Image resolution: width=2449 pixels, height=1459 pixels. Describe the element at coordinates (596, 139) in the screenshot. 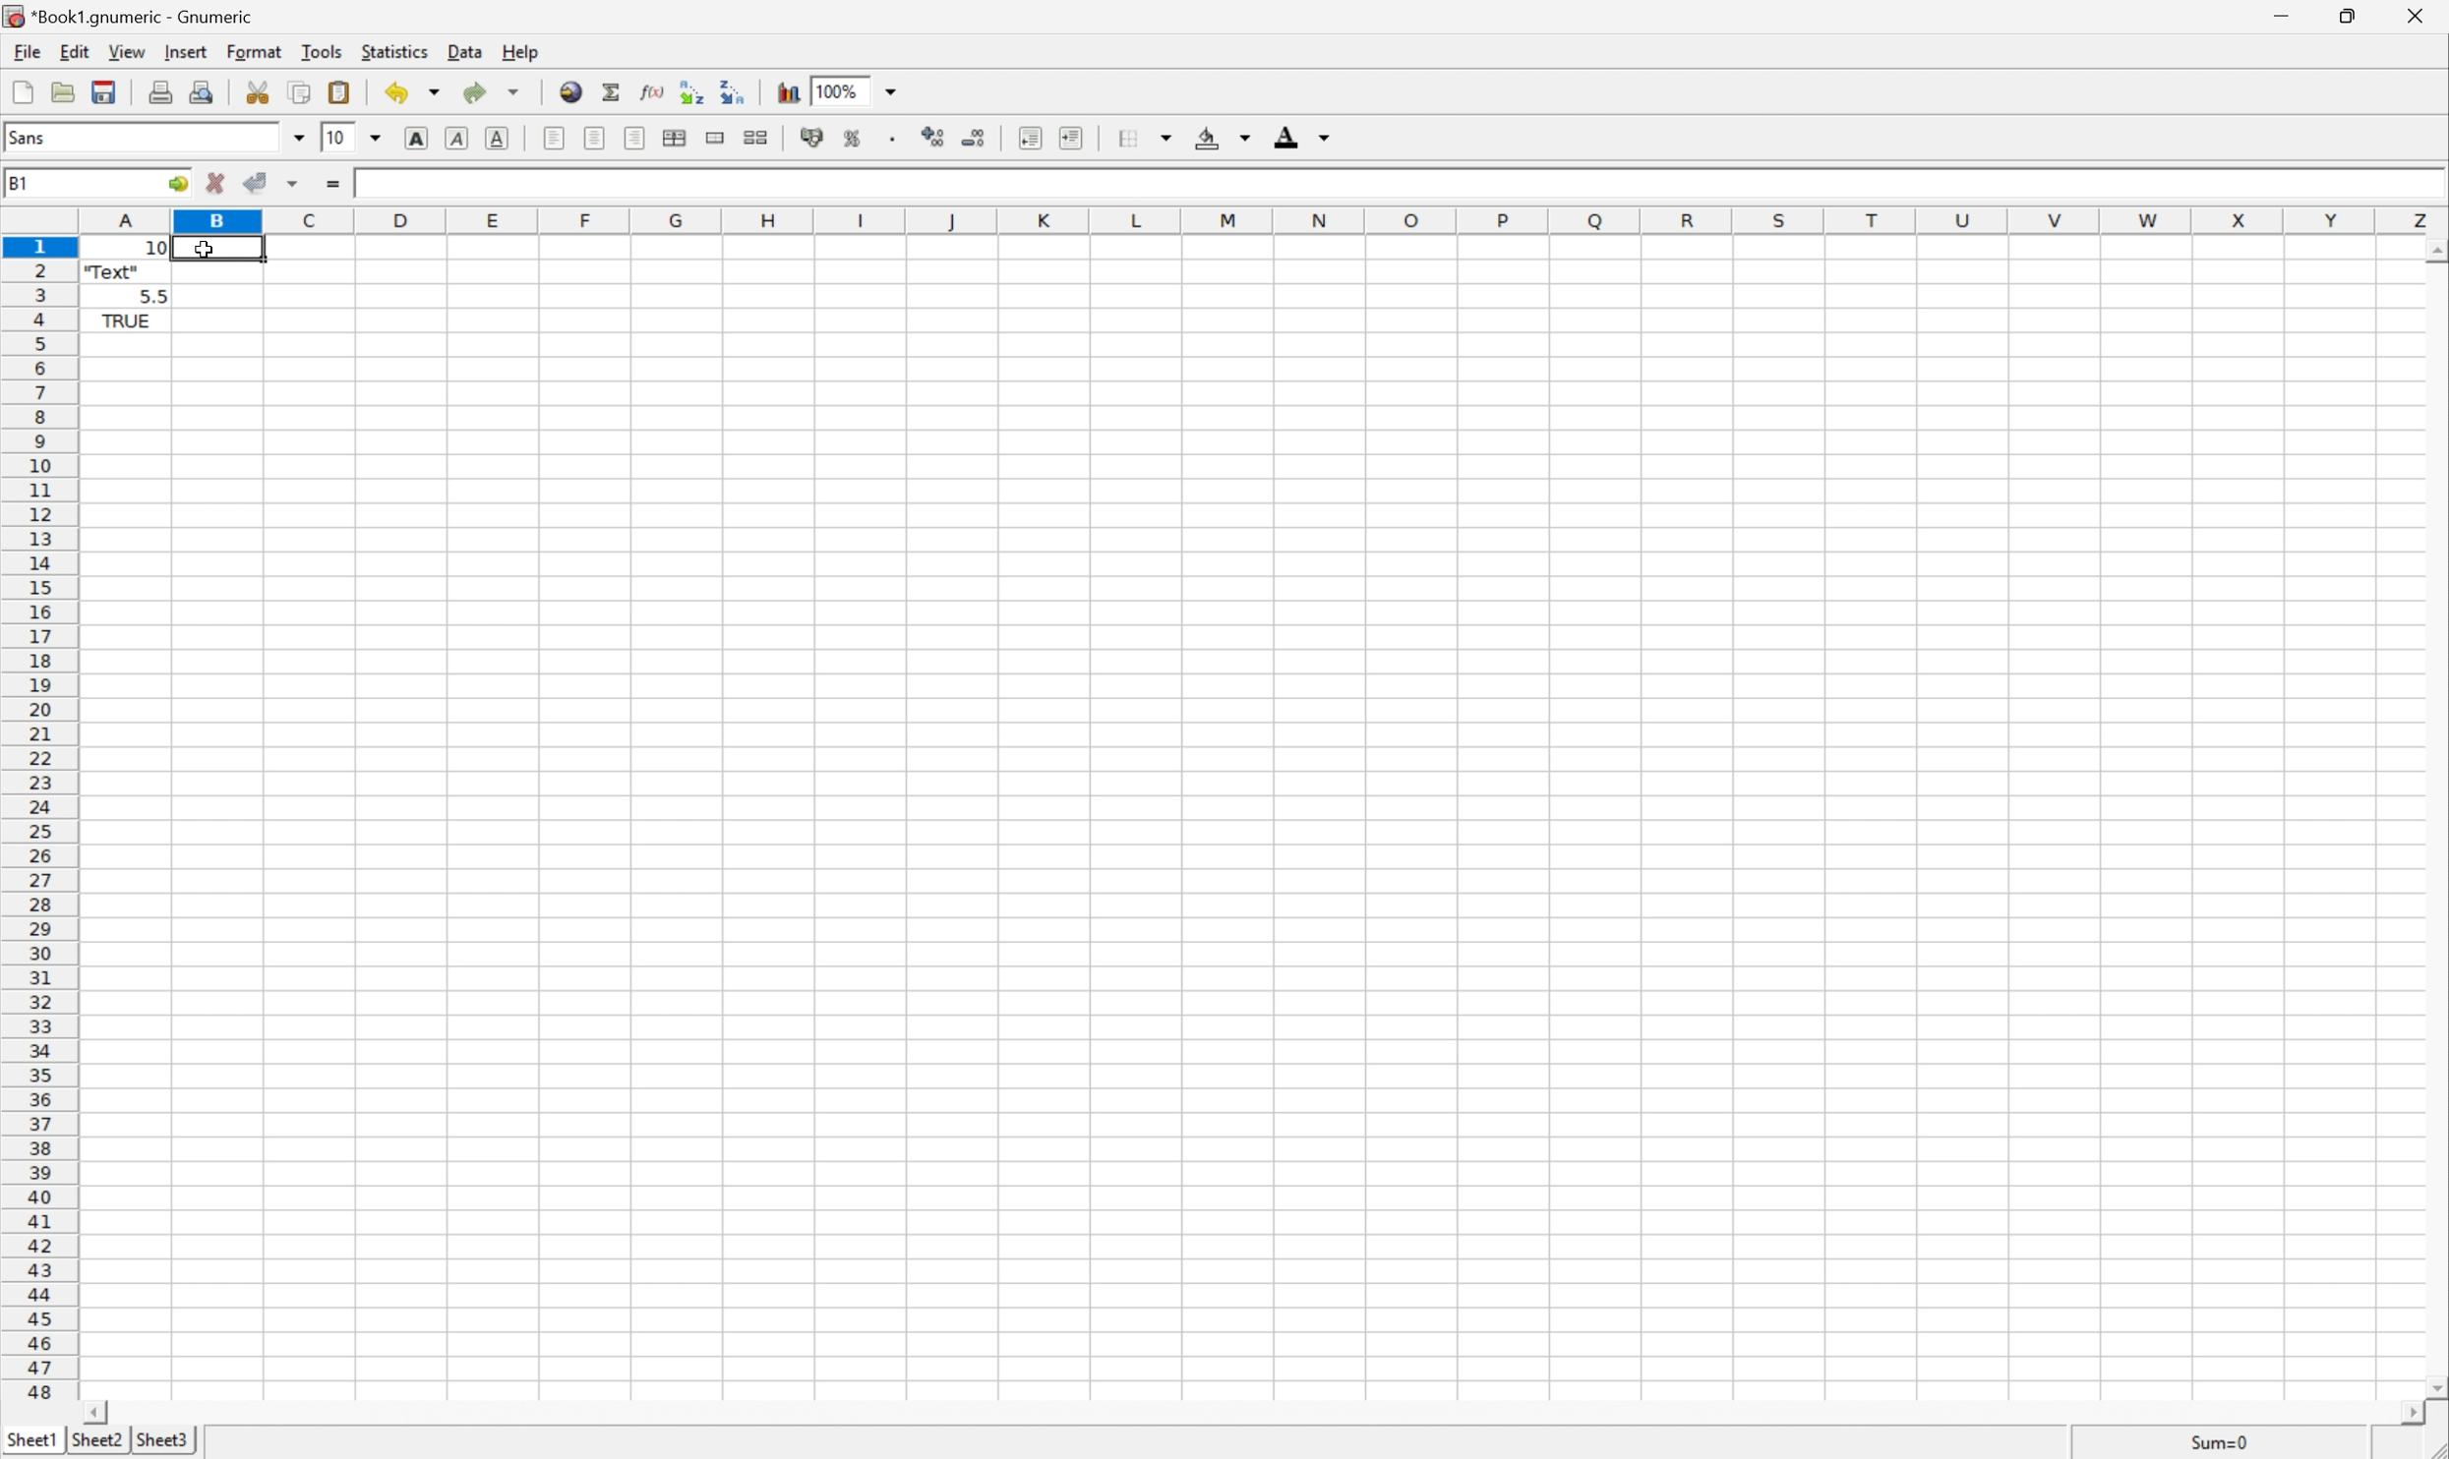

I see `Center Horizontally` at that location.